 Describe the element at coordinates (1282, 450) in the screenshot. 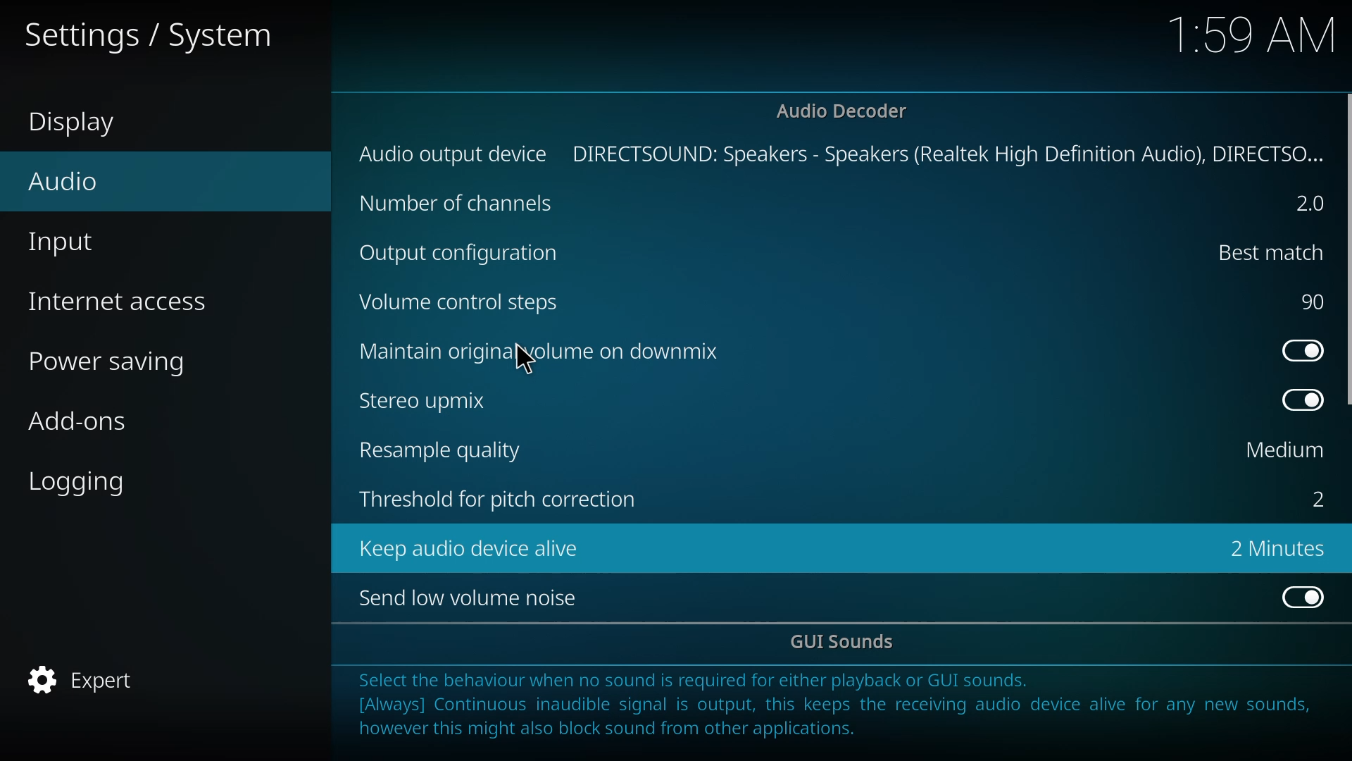

I see `medium` at that location.